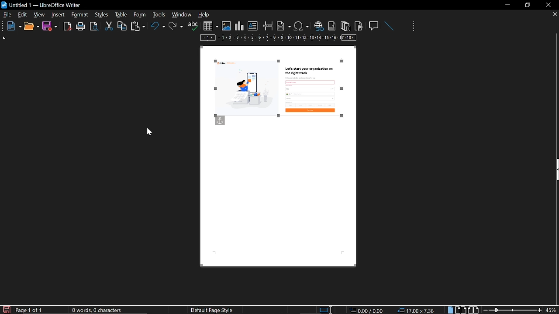 The width and height of the screenshot is (559, 314). What do you see at coordinates (548, 5) in the screenshot?
I see `close` at bounding box center [548, 5].